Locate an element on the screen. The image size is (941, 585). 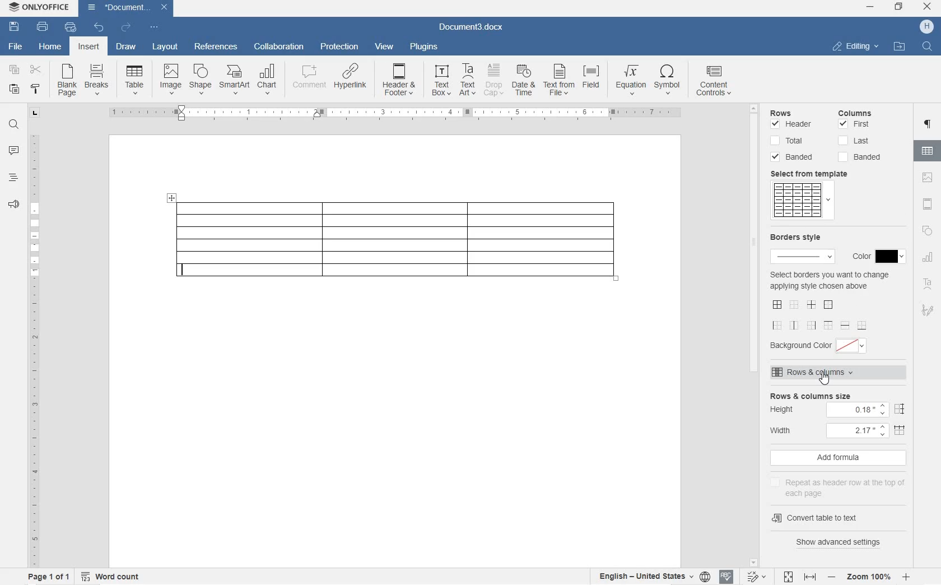
FIELD is located at coordinates (590, 78).